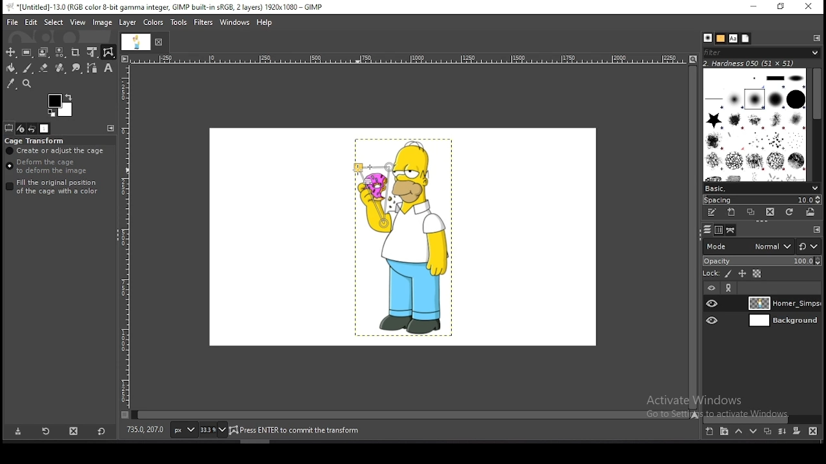 This screenshot has width=826, height=464. Describe the element at coordinates (725, 432) in the screenshot. I see `create a new layer group` at that location.